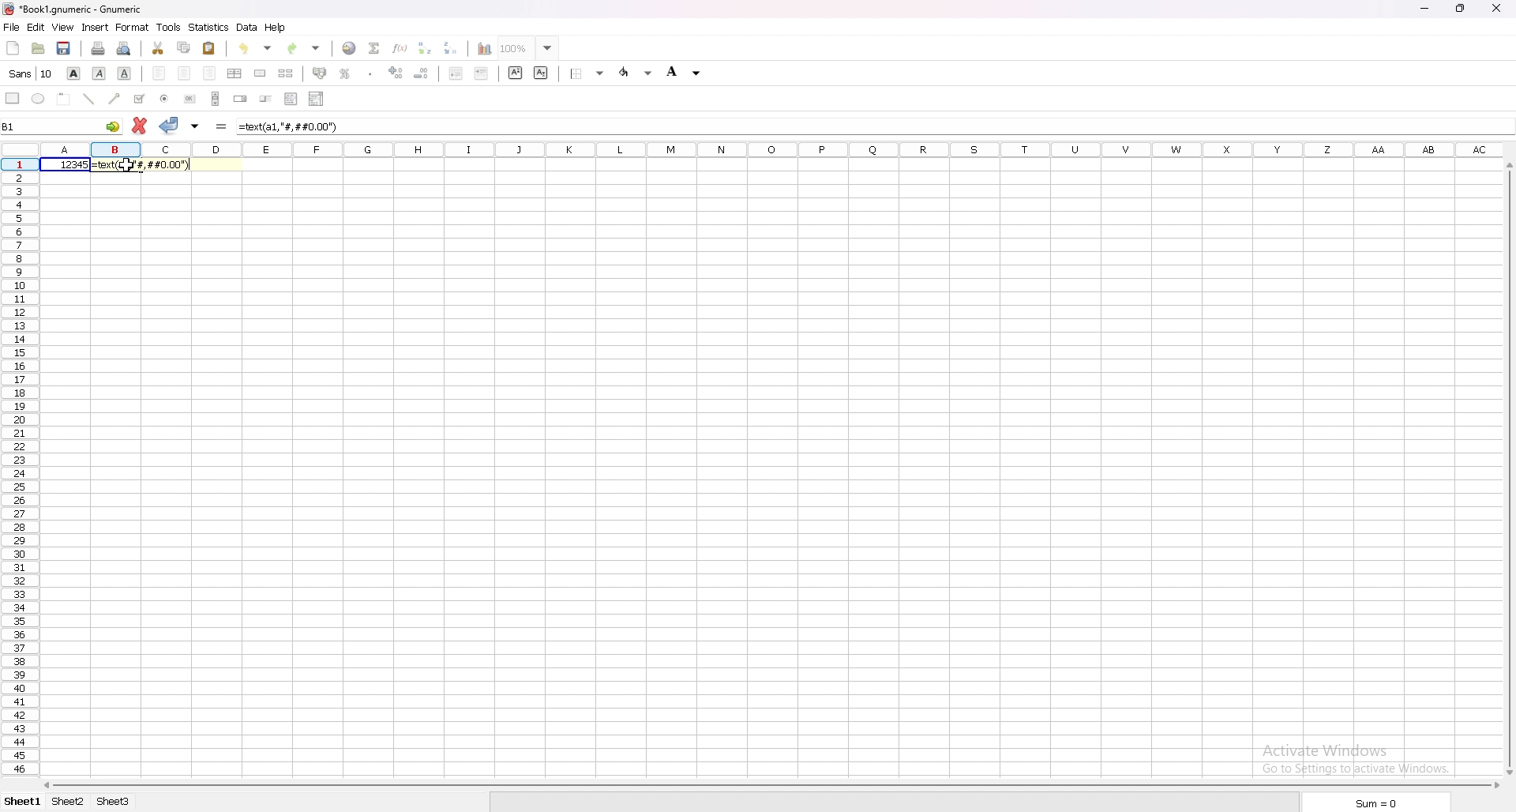  I want to click on thousands separator, so click(371, 73).